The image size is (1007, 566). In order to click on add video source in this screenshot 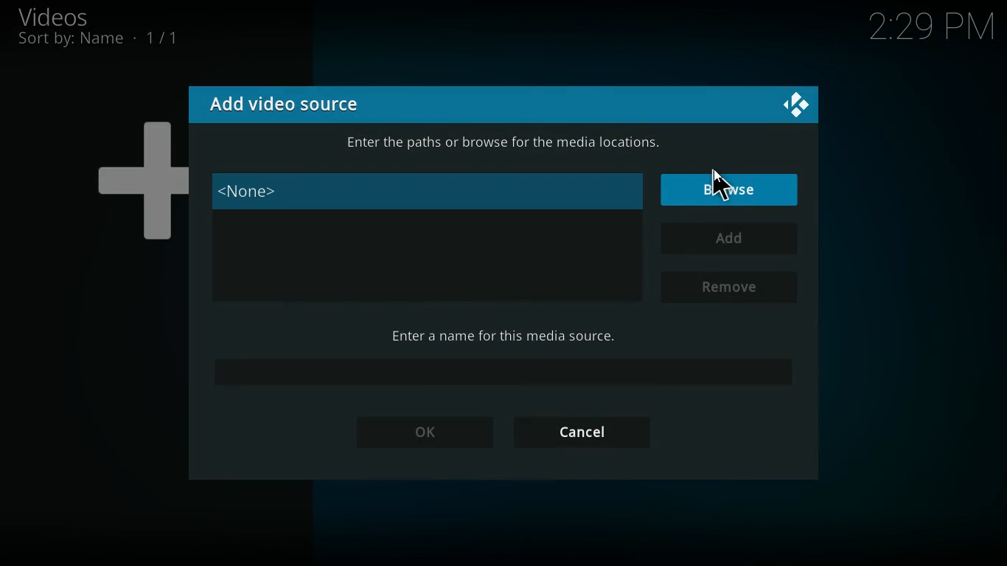, I will do `click(293, 103)`.